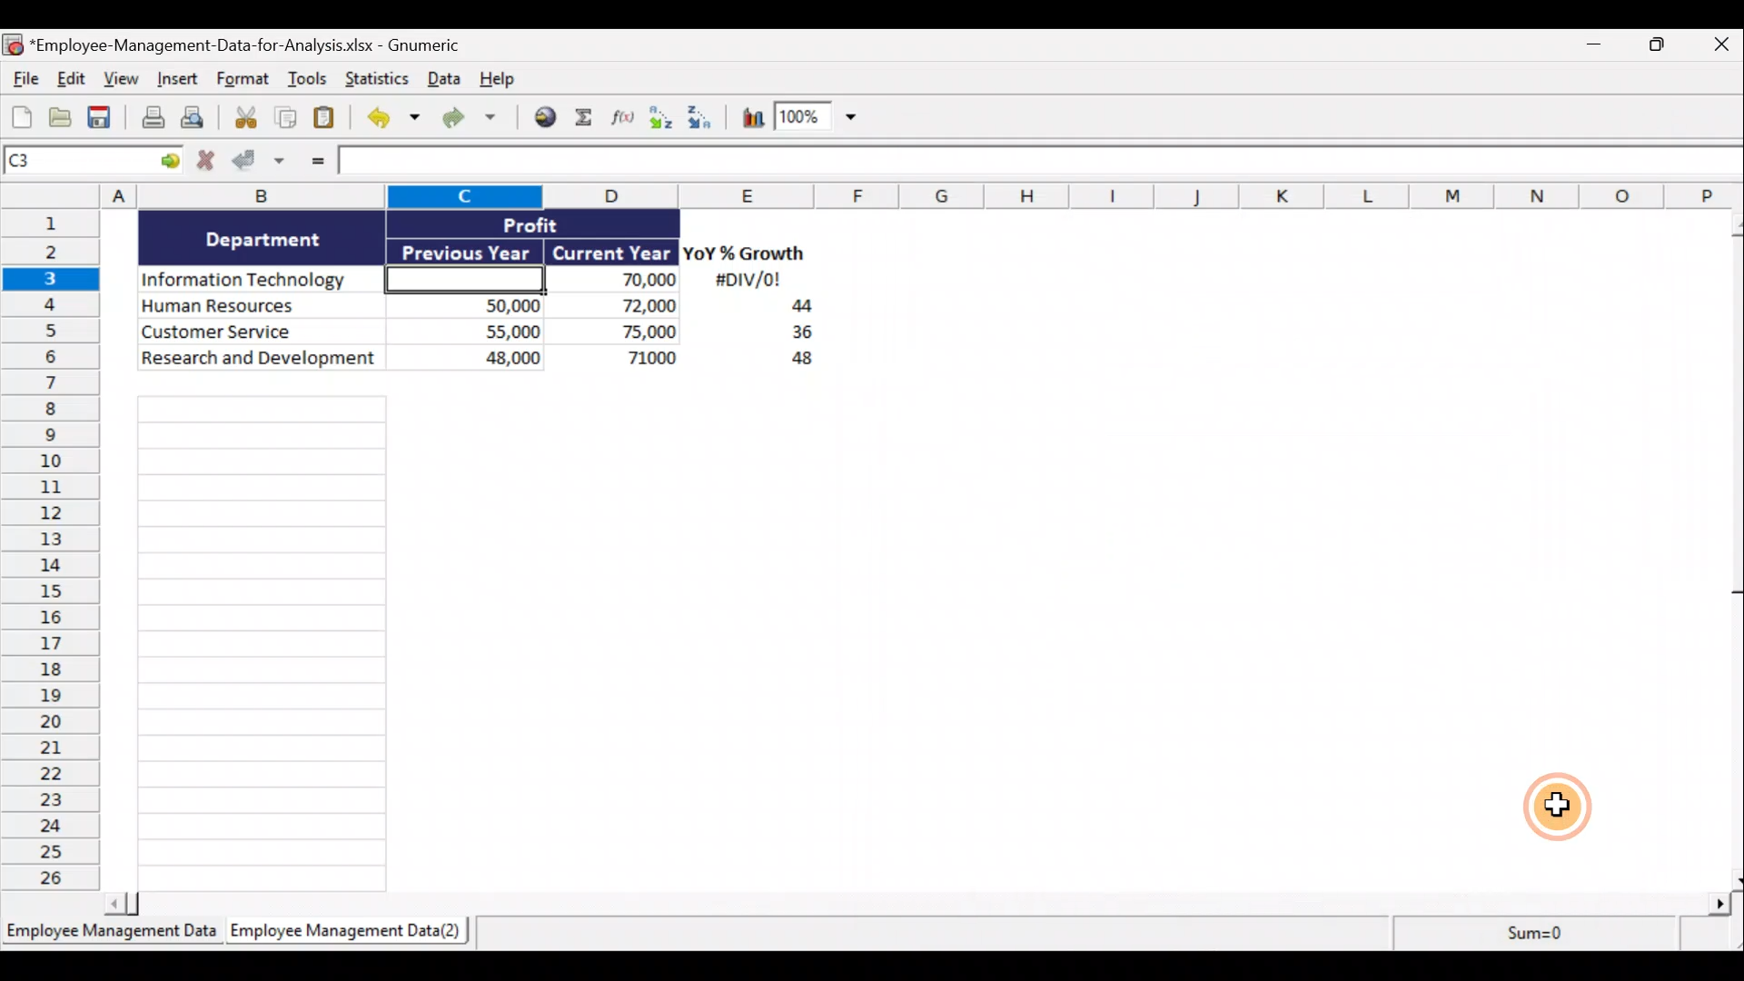  What do you see at coordinates (475, 331) in the screenshot?
I see `55,000` at bounding box center [475, 331].